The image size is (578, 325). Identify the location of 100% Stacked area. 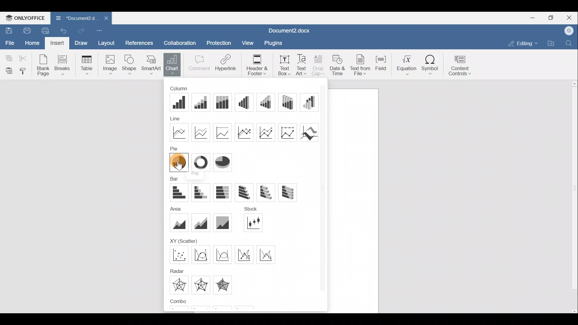
(222, 222).